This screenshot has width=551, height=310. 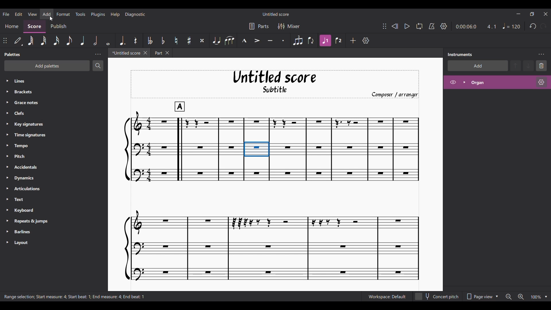 I want to click on Parts, so click(x=259, y=26).